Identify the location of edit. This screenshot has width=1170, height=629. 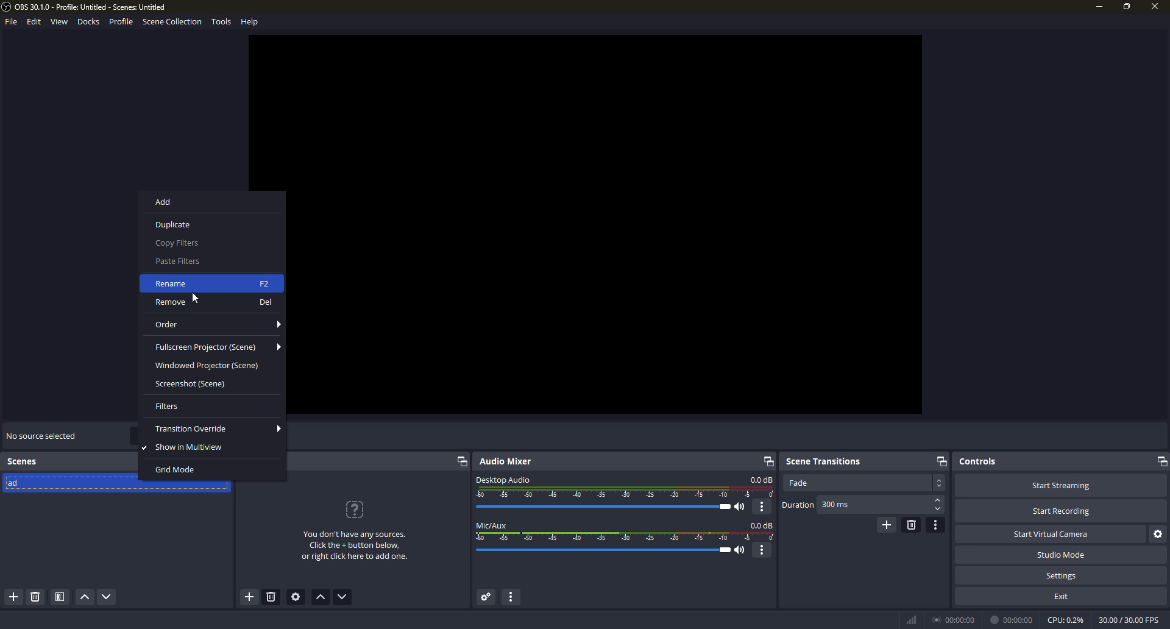
(32, 22).